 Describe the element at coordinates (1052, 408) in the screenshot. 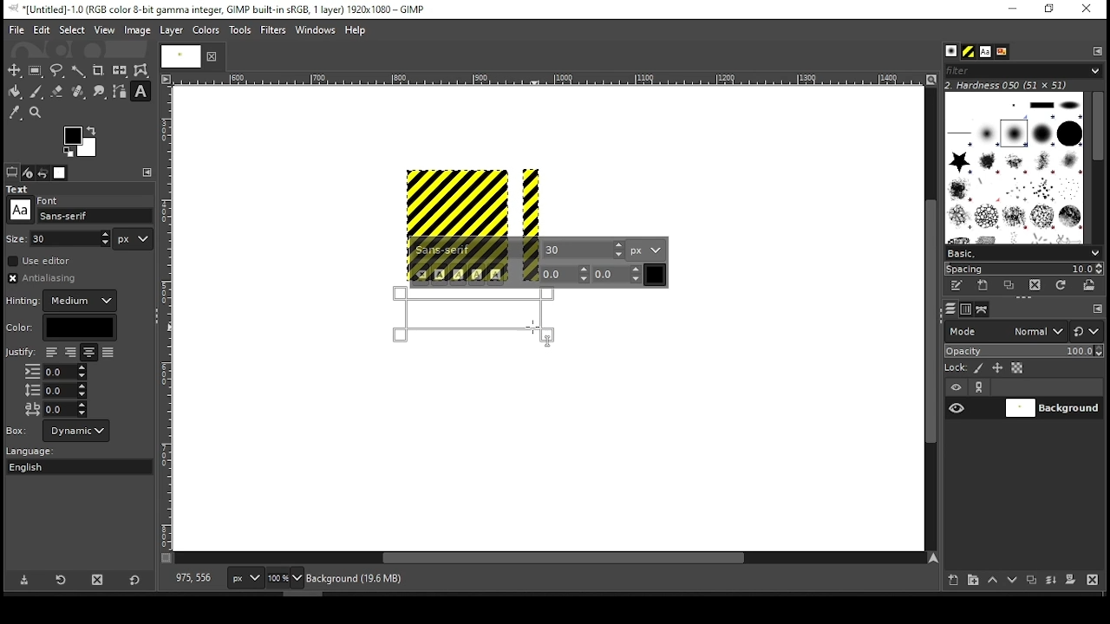

I see `layer ` at that location.